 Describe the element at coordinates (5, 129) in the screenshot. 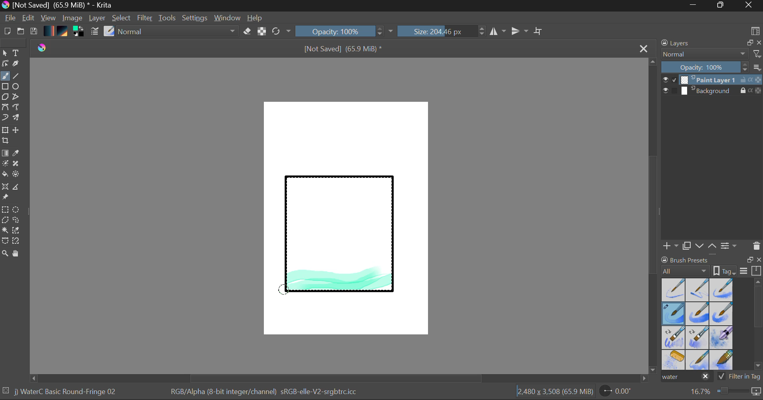

I see `Transform Layer` at that location.